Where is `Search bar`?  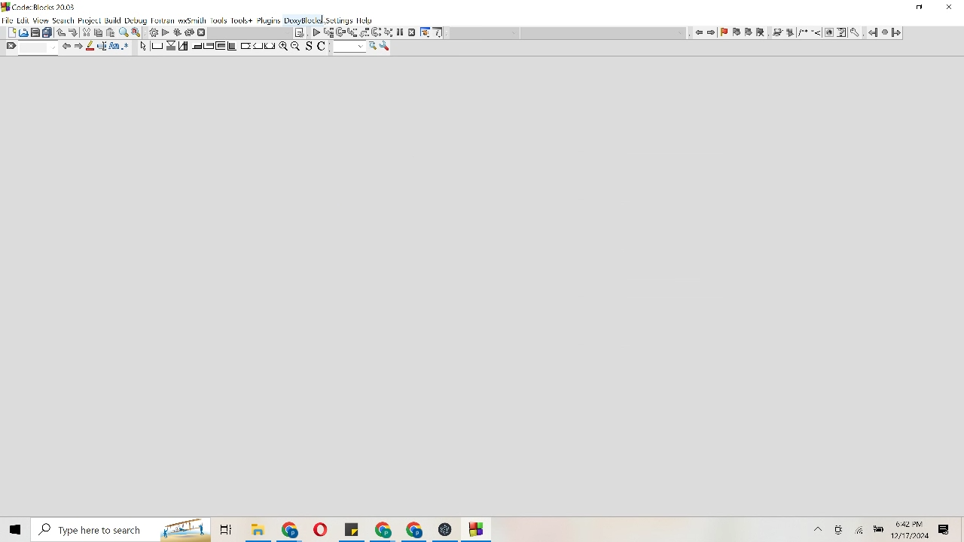
Search bar is located at coordinates (120, 530).